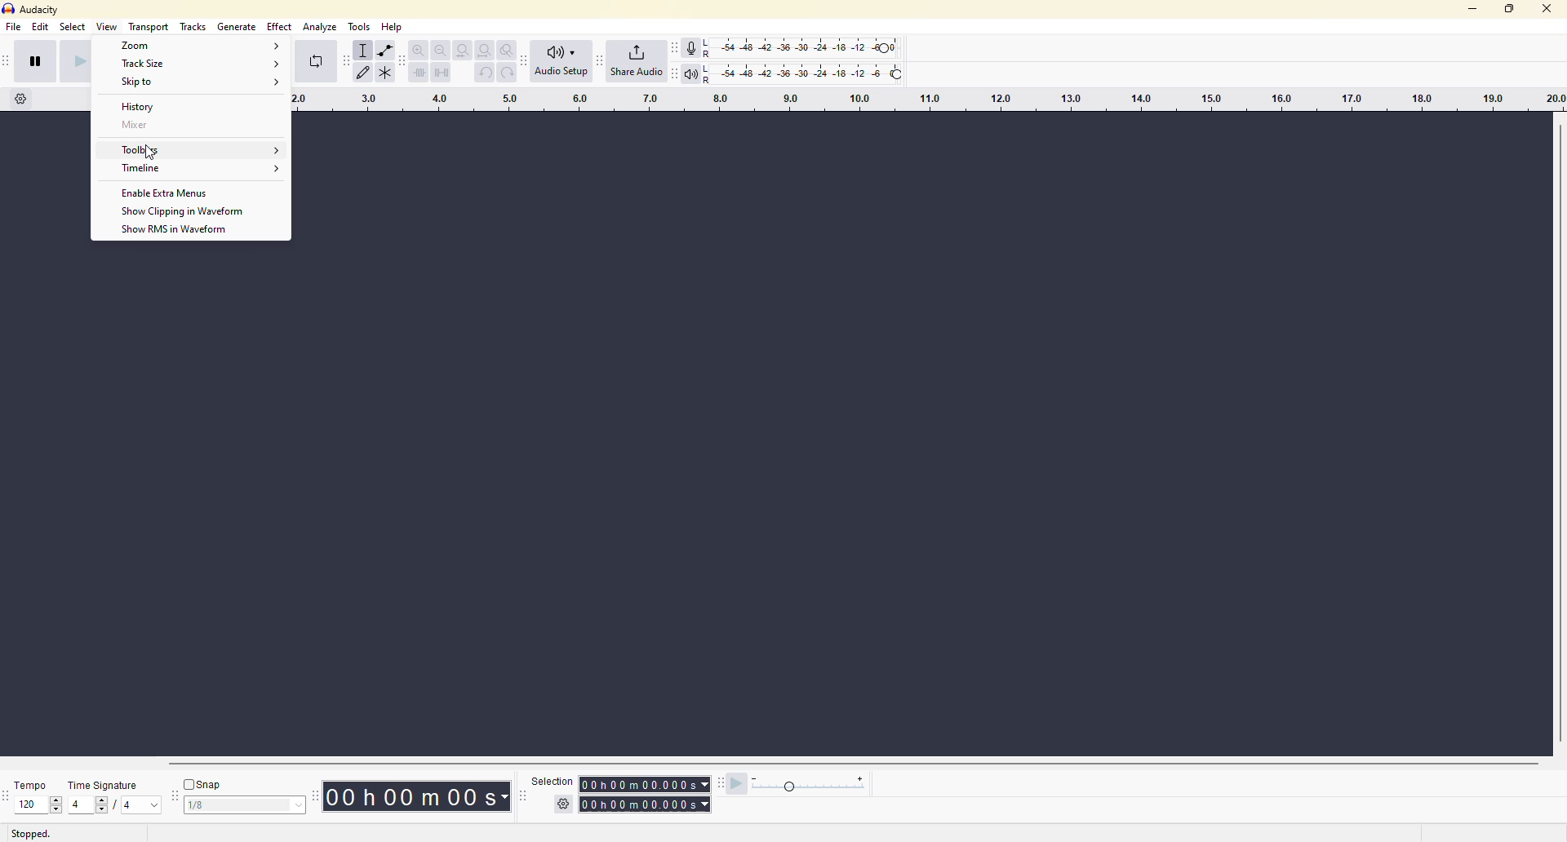  I want to click on fit selection to width, so click(463, 50).